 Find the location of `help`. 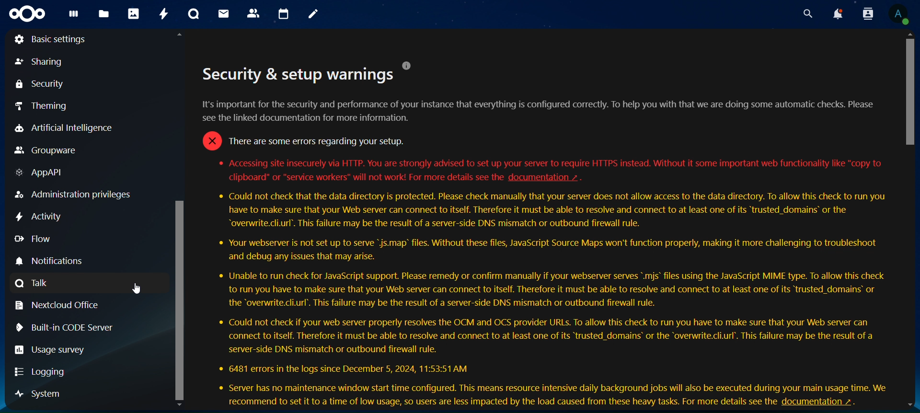

help is located at coordinates (824, 402).